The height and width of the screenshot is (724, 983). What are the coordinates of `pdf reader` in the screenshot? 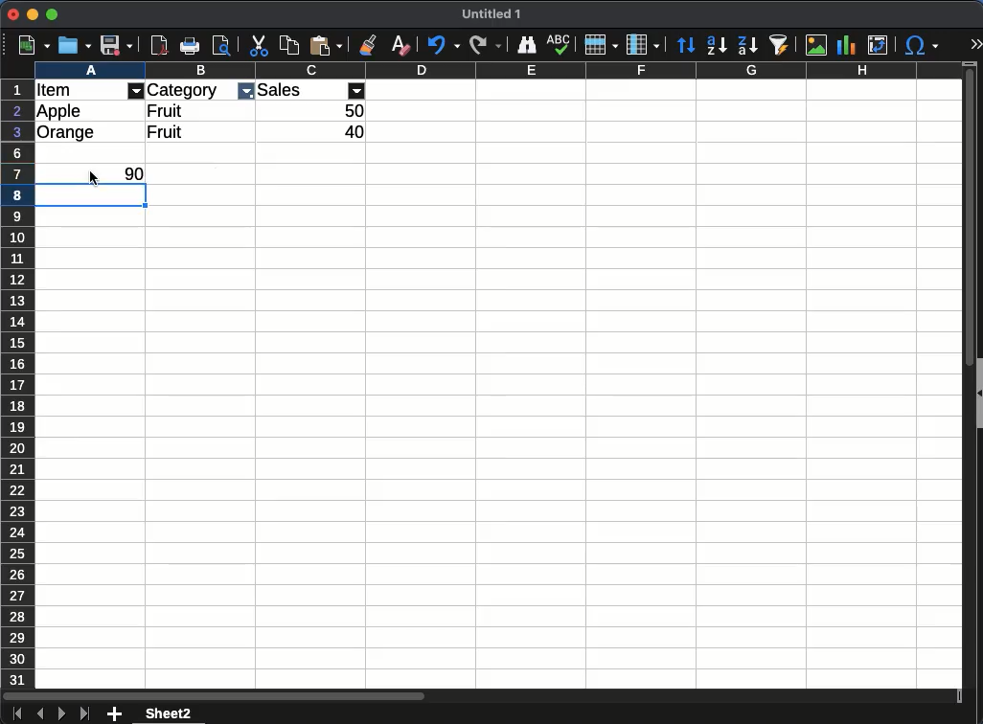 It's located at (159, 46).